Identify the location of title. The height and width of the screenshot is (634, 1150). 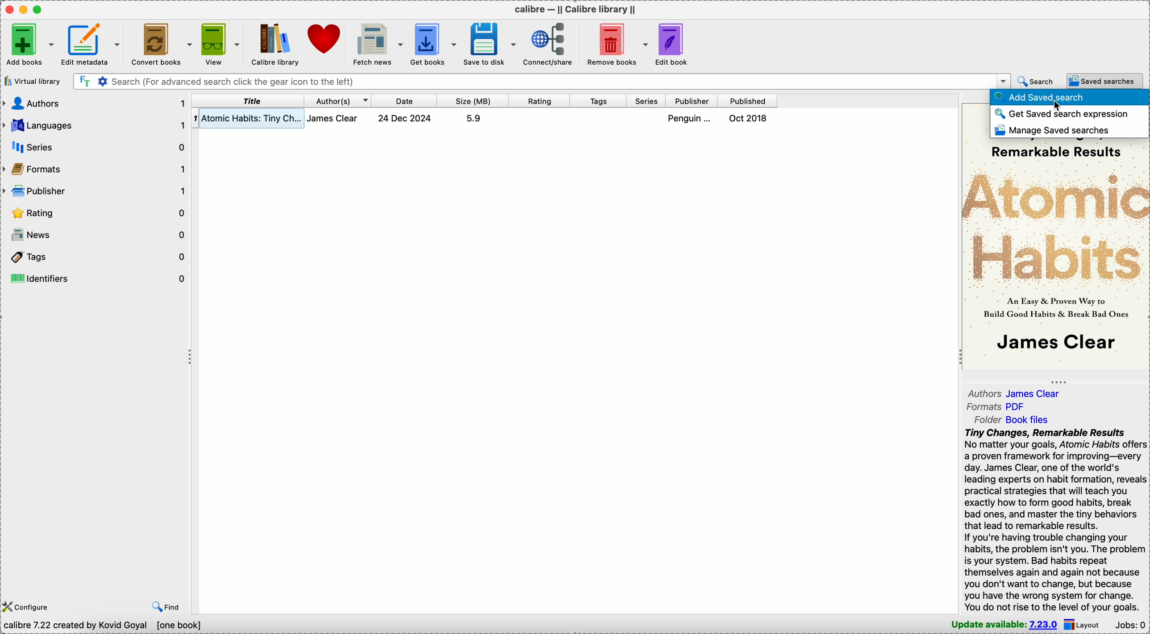
(248, 100).